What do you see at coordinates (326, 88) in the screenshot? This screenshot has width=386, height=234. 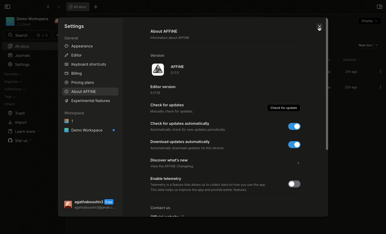 I see `Scroll` at bounding box center [326, 88].